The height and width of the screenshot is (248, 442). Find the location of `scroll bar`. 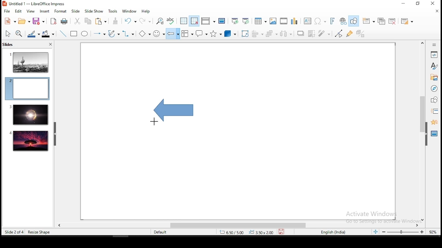

scroll bar is located at coordinates (421, 131).